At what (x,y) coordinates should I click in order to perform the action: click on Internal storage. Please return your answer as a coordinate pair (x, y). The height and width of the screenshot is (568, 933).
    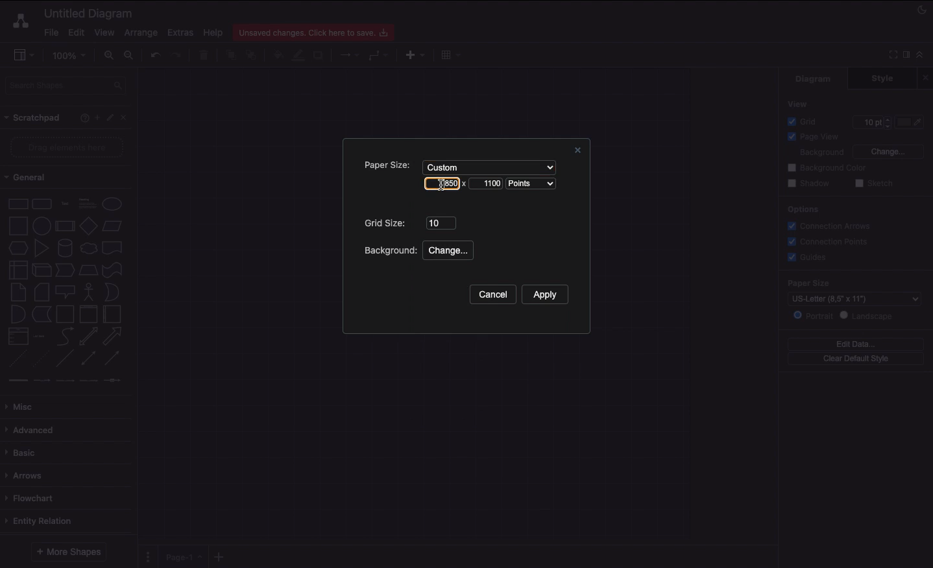
    Looking at the image, I should click on (18, 269).